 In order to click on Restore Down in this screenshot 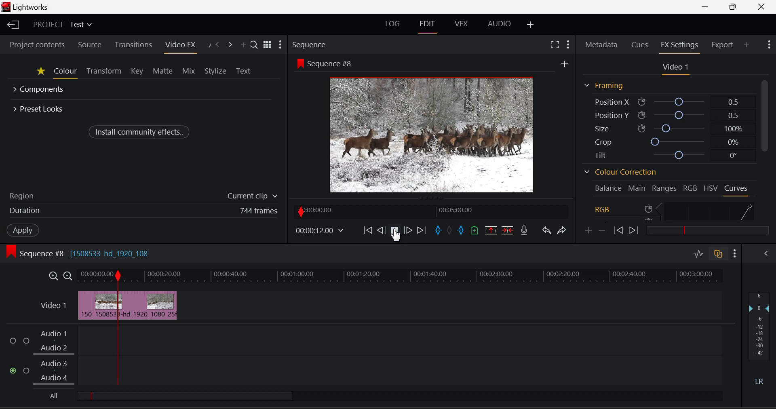, I will do `click(706, 7)`.